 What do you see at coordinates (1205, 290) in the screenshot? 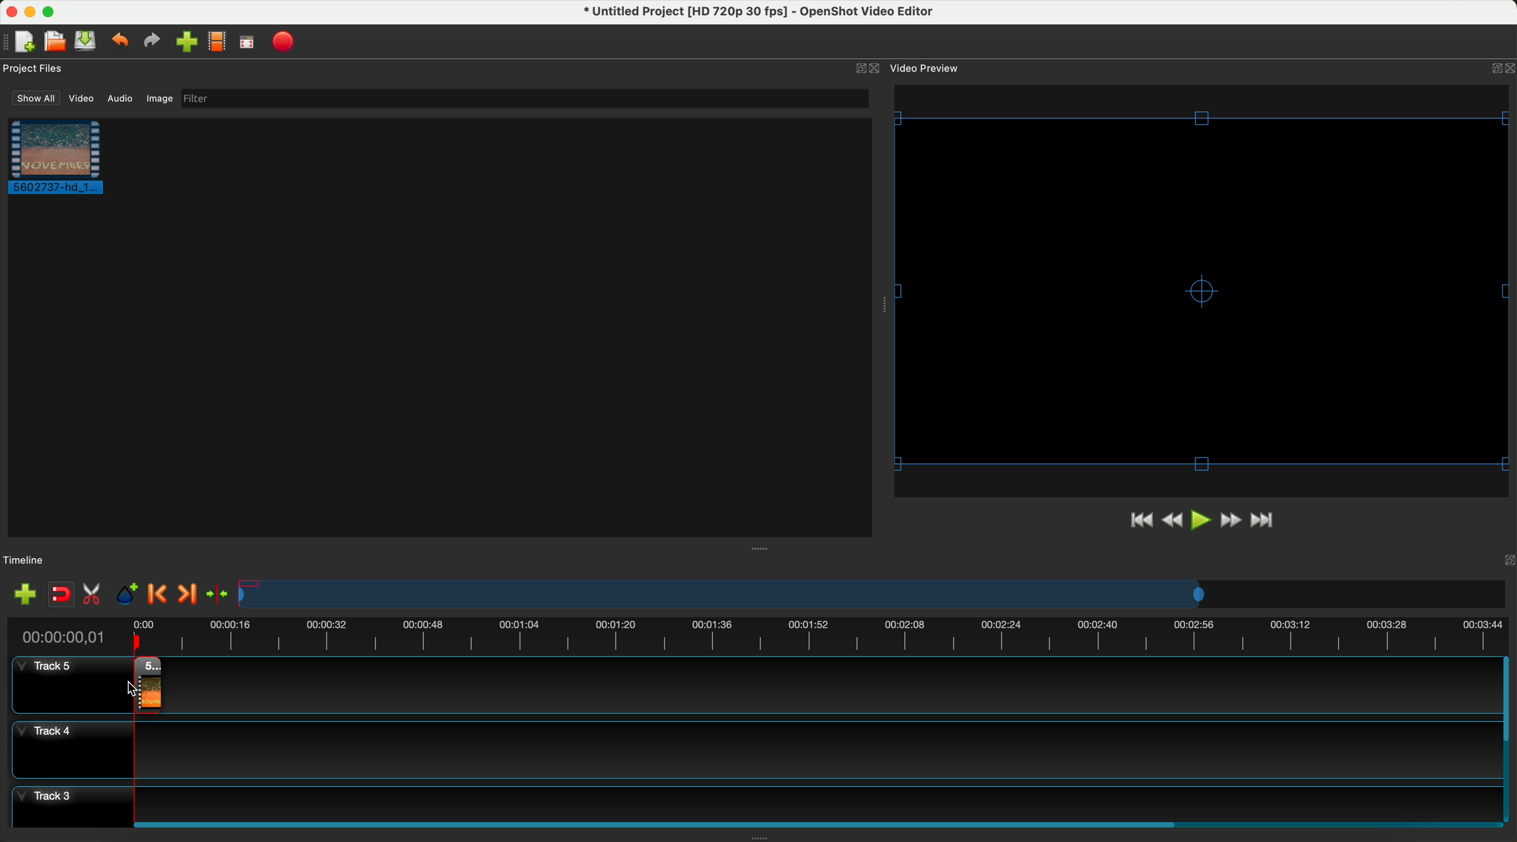
I see `video preview` at bounding box center [1205, 290].